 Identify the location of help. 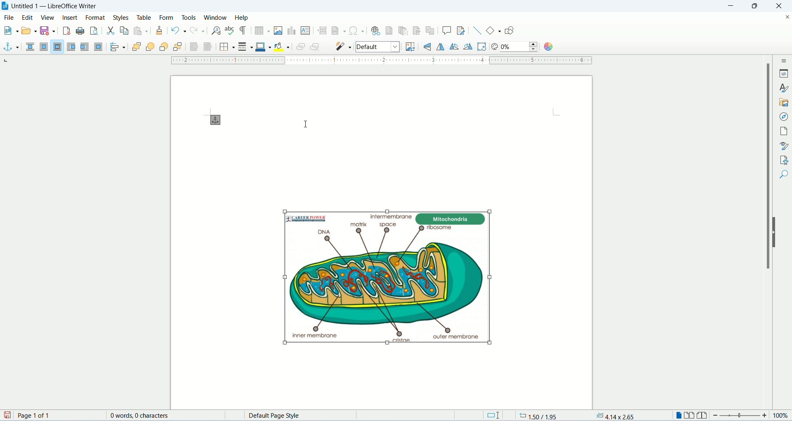
(240, 17).